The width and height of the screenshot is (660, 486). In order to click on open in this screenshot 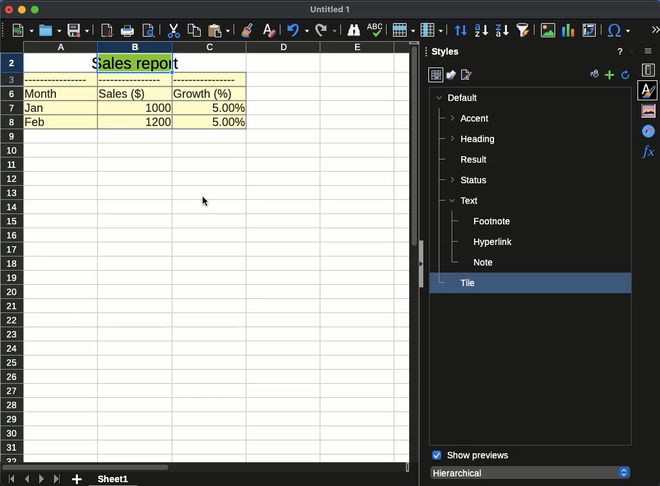, I will do `click(50, 31)`.